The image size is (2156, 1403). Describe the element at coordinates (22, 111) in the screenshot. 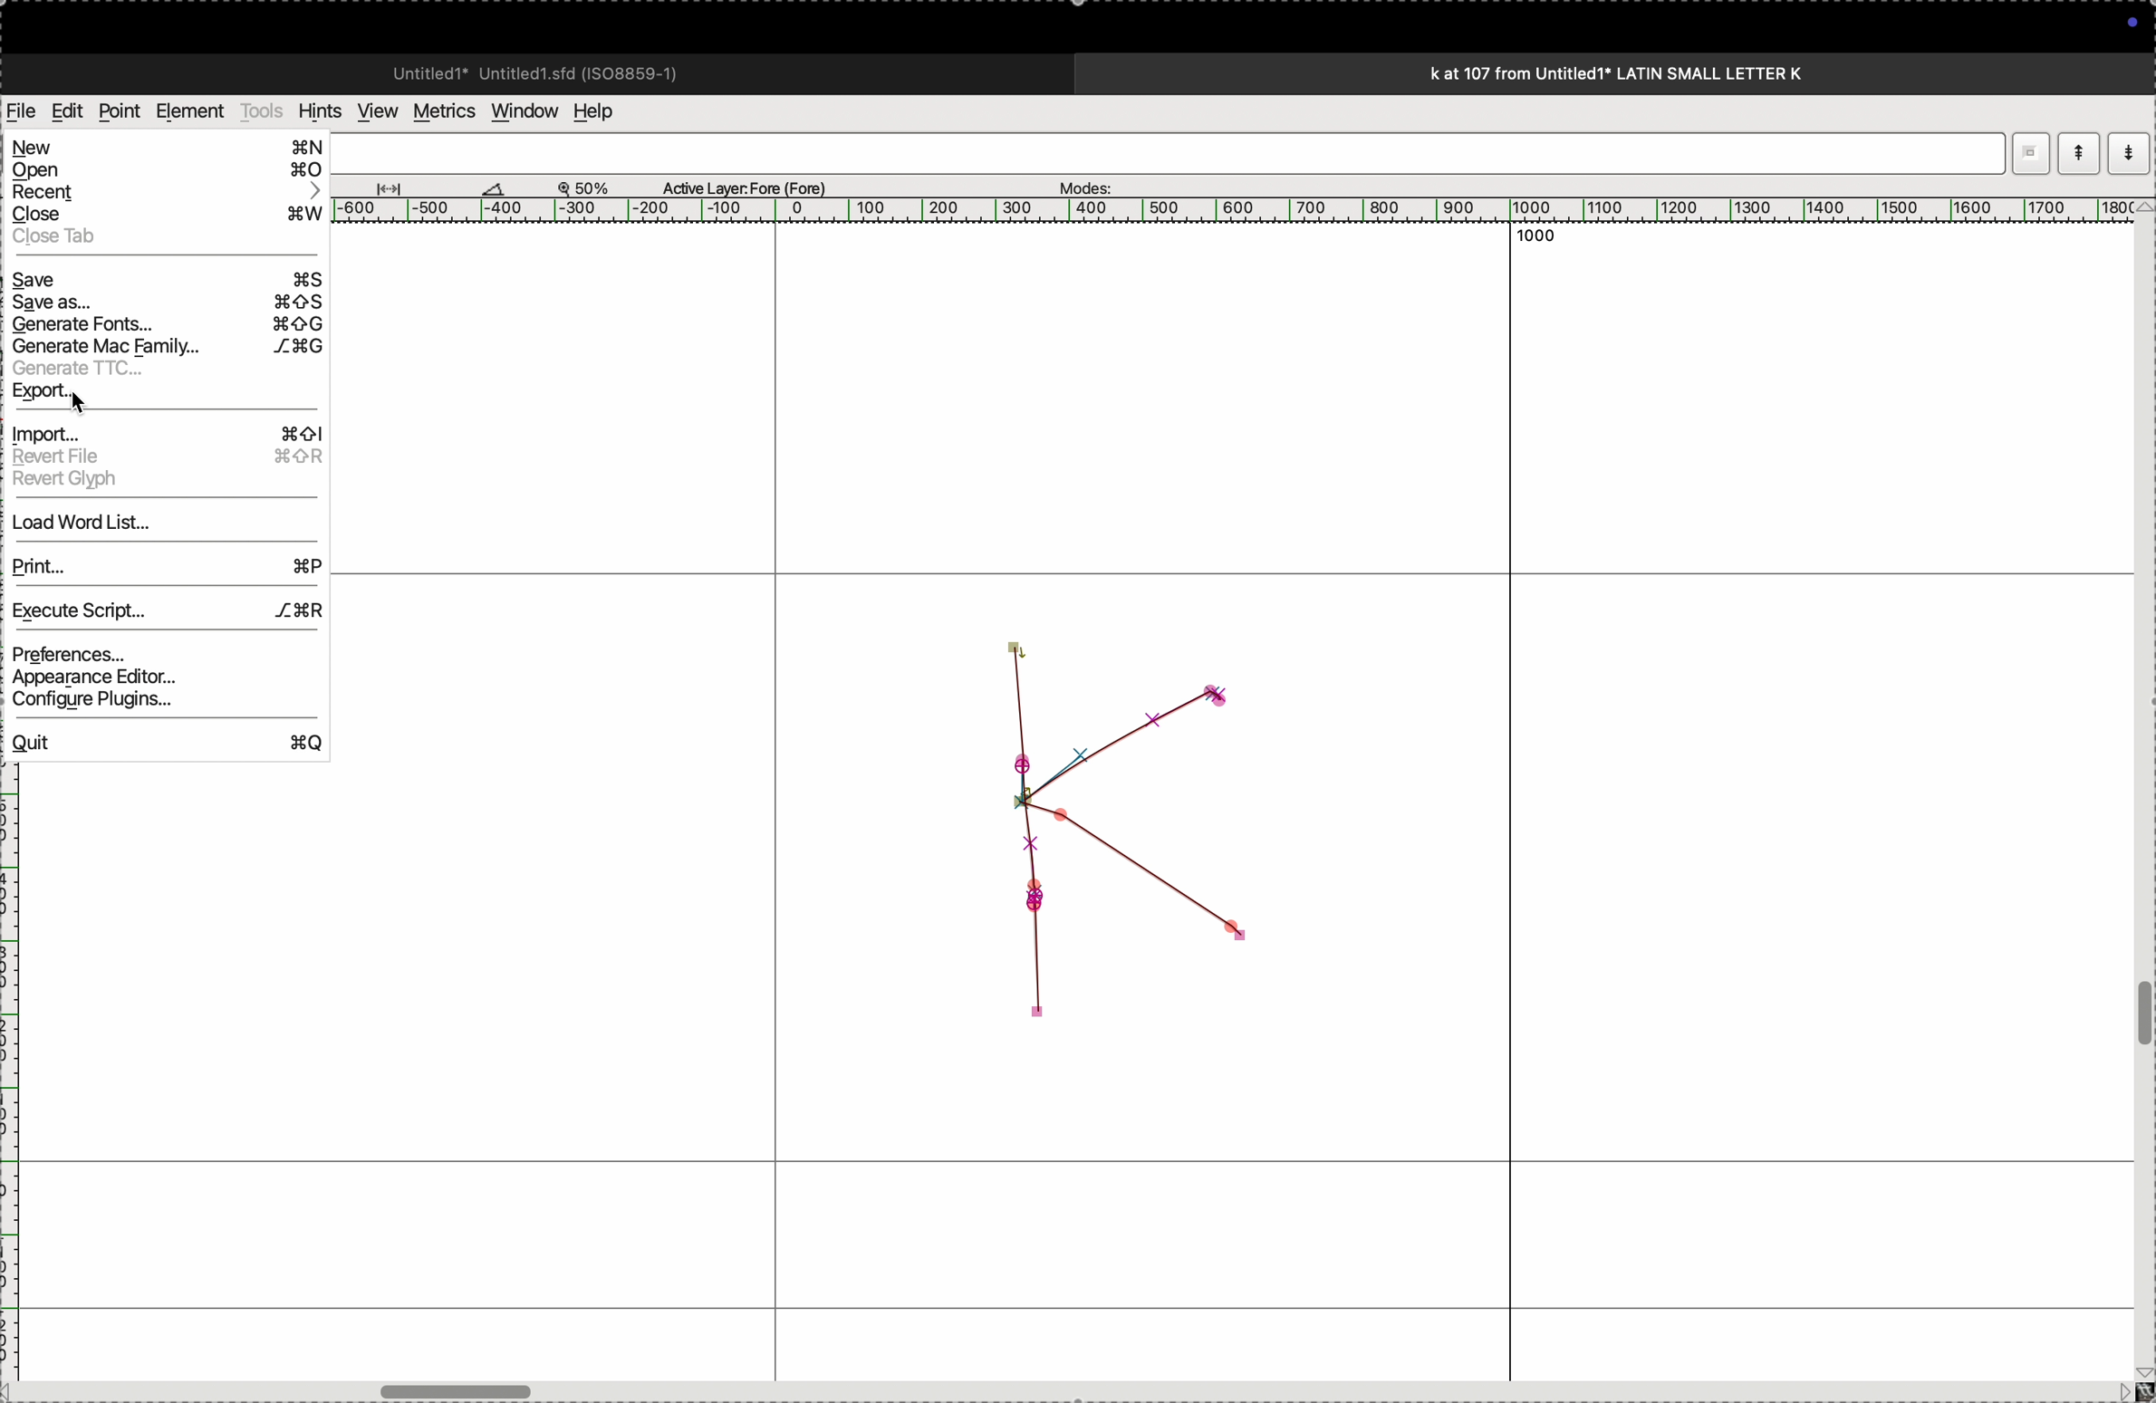

I see `file` at that location.